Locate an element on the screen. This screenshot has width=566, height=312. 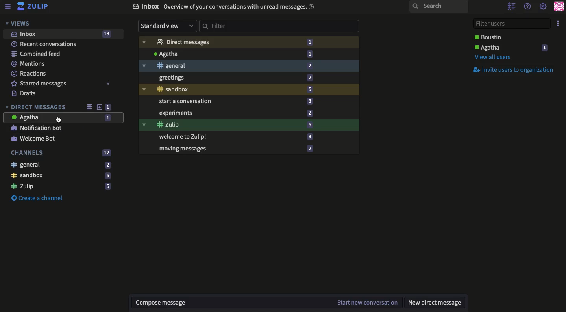
Recent conversations is located at coordinates (47, 44).